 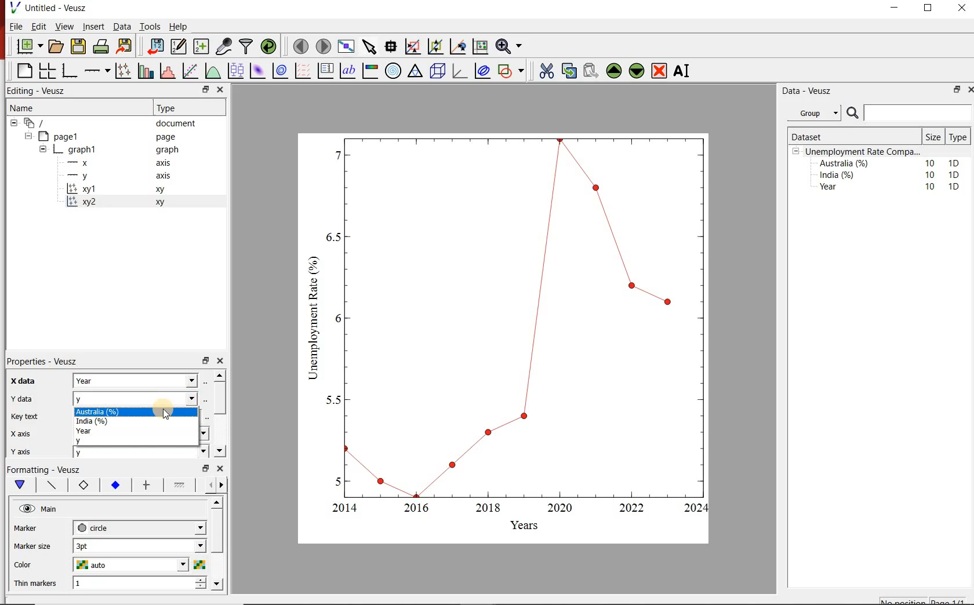 What do you see at coordinates (568, 71) in the screenshot?
I see `copy the widgets` at bounding box center [568, 71].